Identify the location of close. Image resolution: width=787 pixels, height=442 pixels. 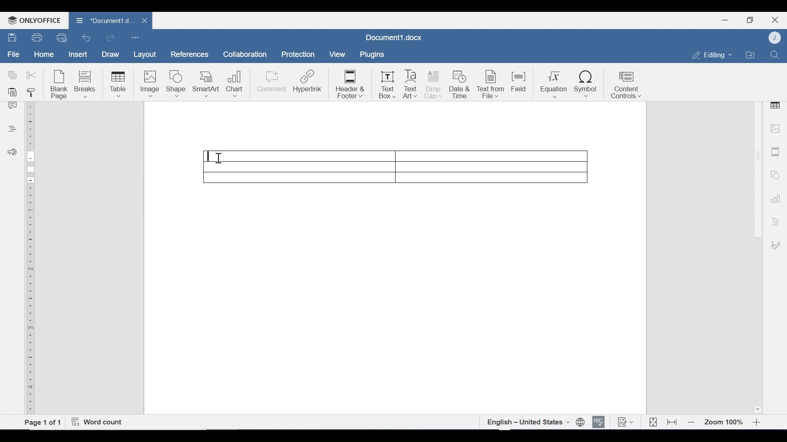
(146, 20).